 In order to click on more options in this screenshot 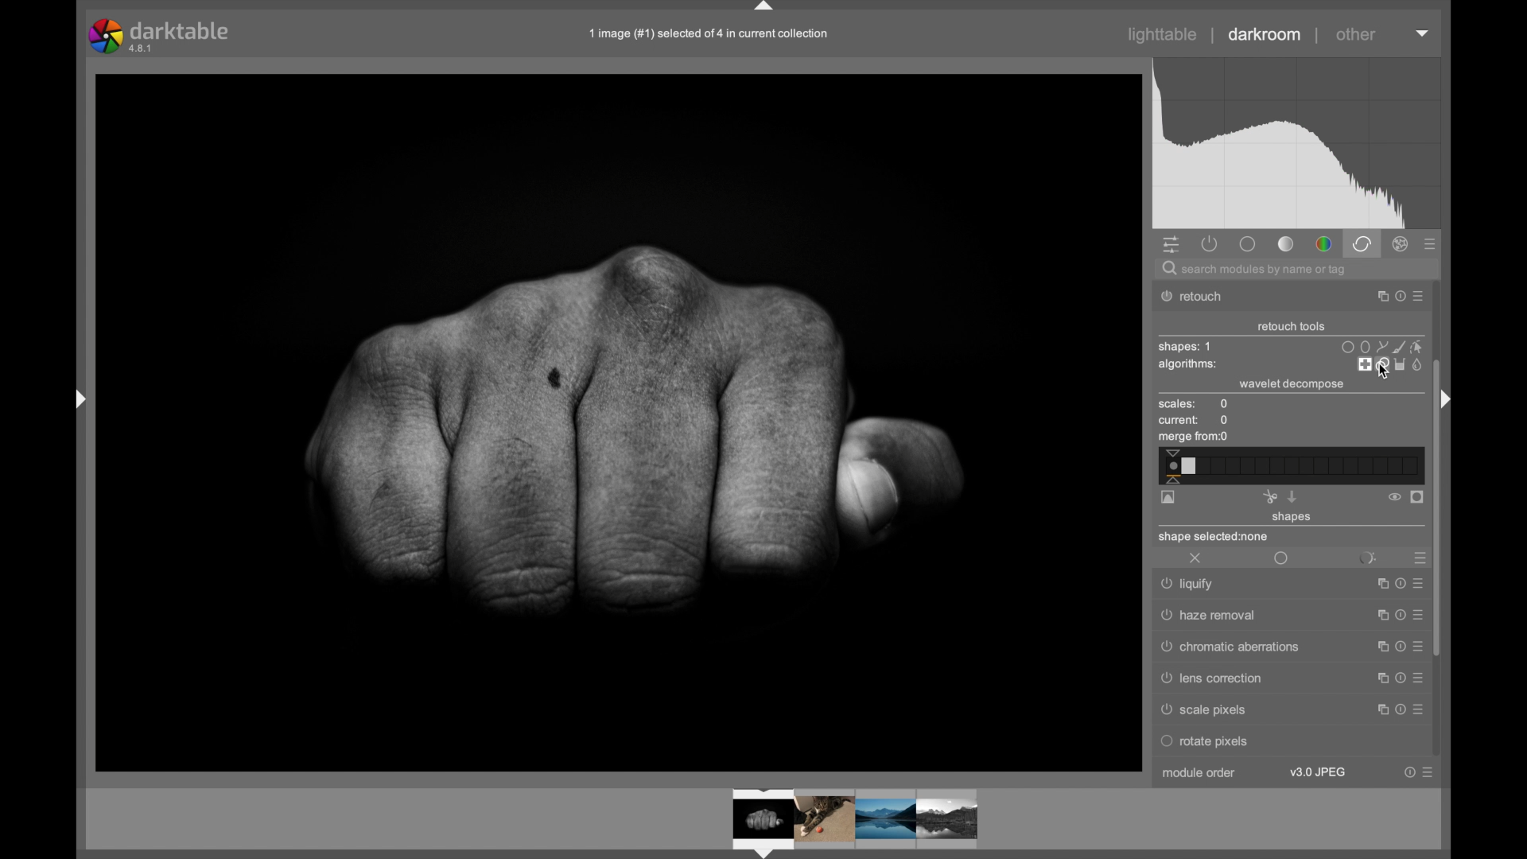, I will do `click(1416, 647)`.